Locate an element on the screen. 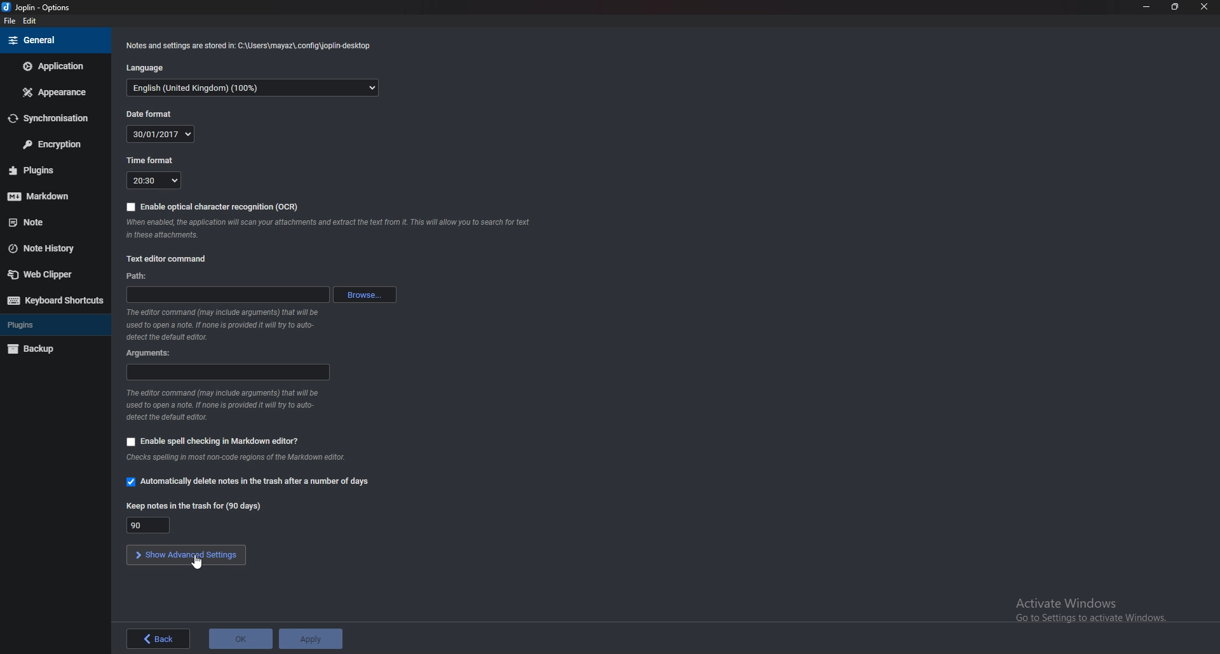 This screenshot has width=1220, height=654. show advanced settings is located at coordinates (184, 554).